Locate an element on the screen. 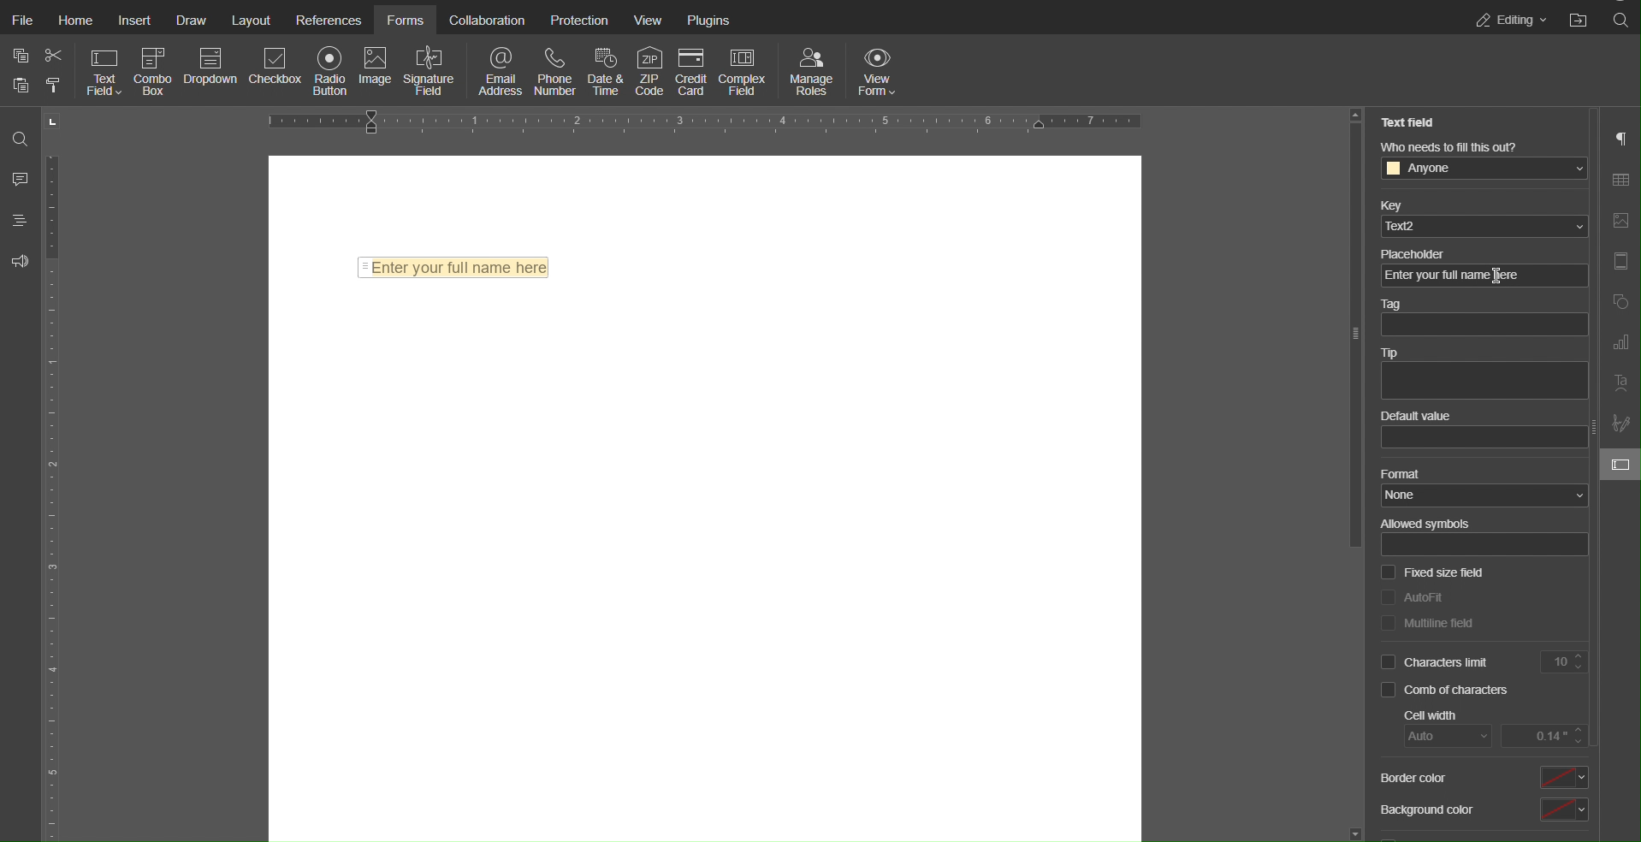 The height and width of the screenshot is (842, 1641). Complex Field is located at coordinates (745, 72).